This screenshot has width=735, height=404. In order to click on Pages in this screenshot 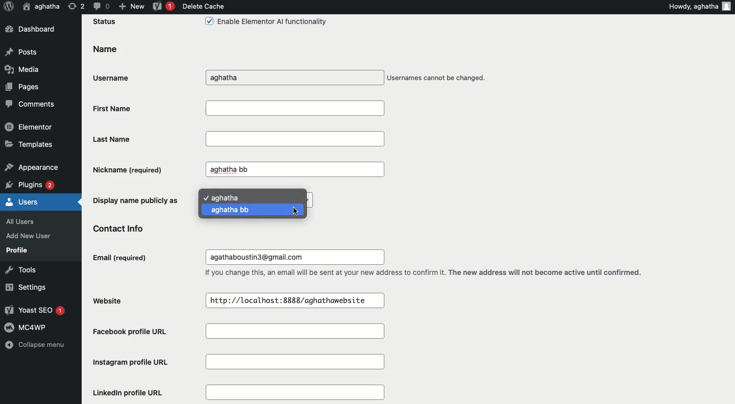, I will do `click(23, 86)`.